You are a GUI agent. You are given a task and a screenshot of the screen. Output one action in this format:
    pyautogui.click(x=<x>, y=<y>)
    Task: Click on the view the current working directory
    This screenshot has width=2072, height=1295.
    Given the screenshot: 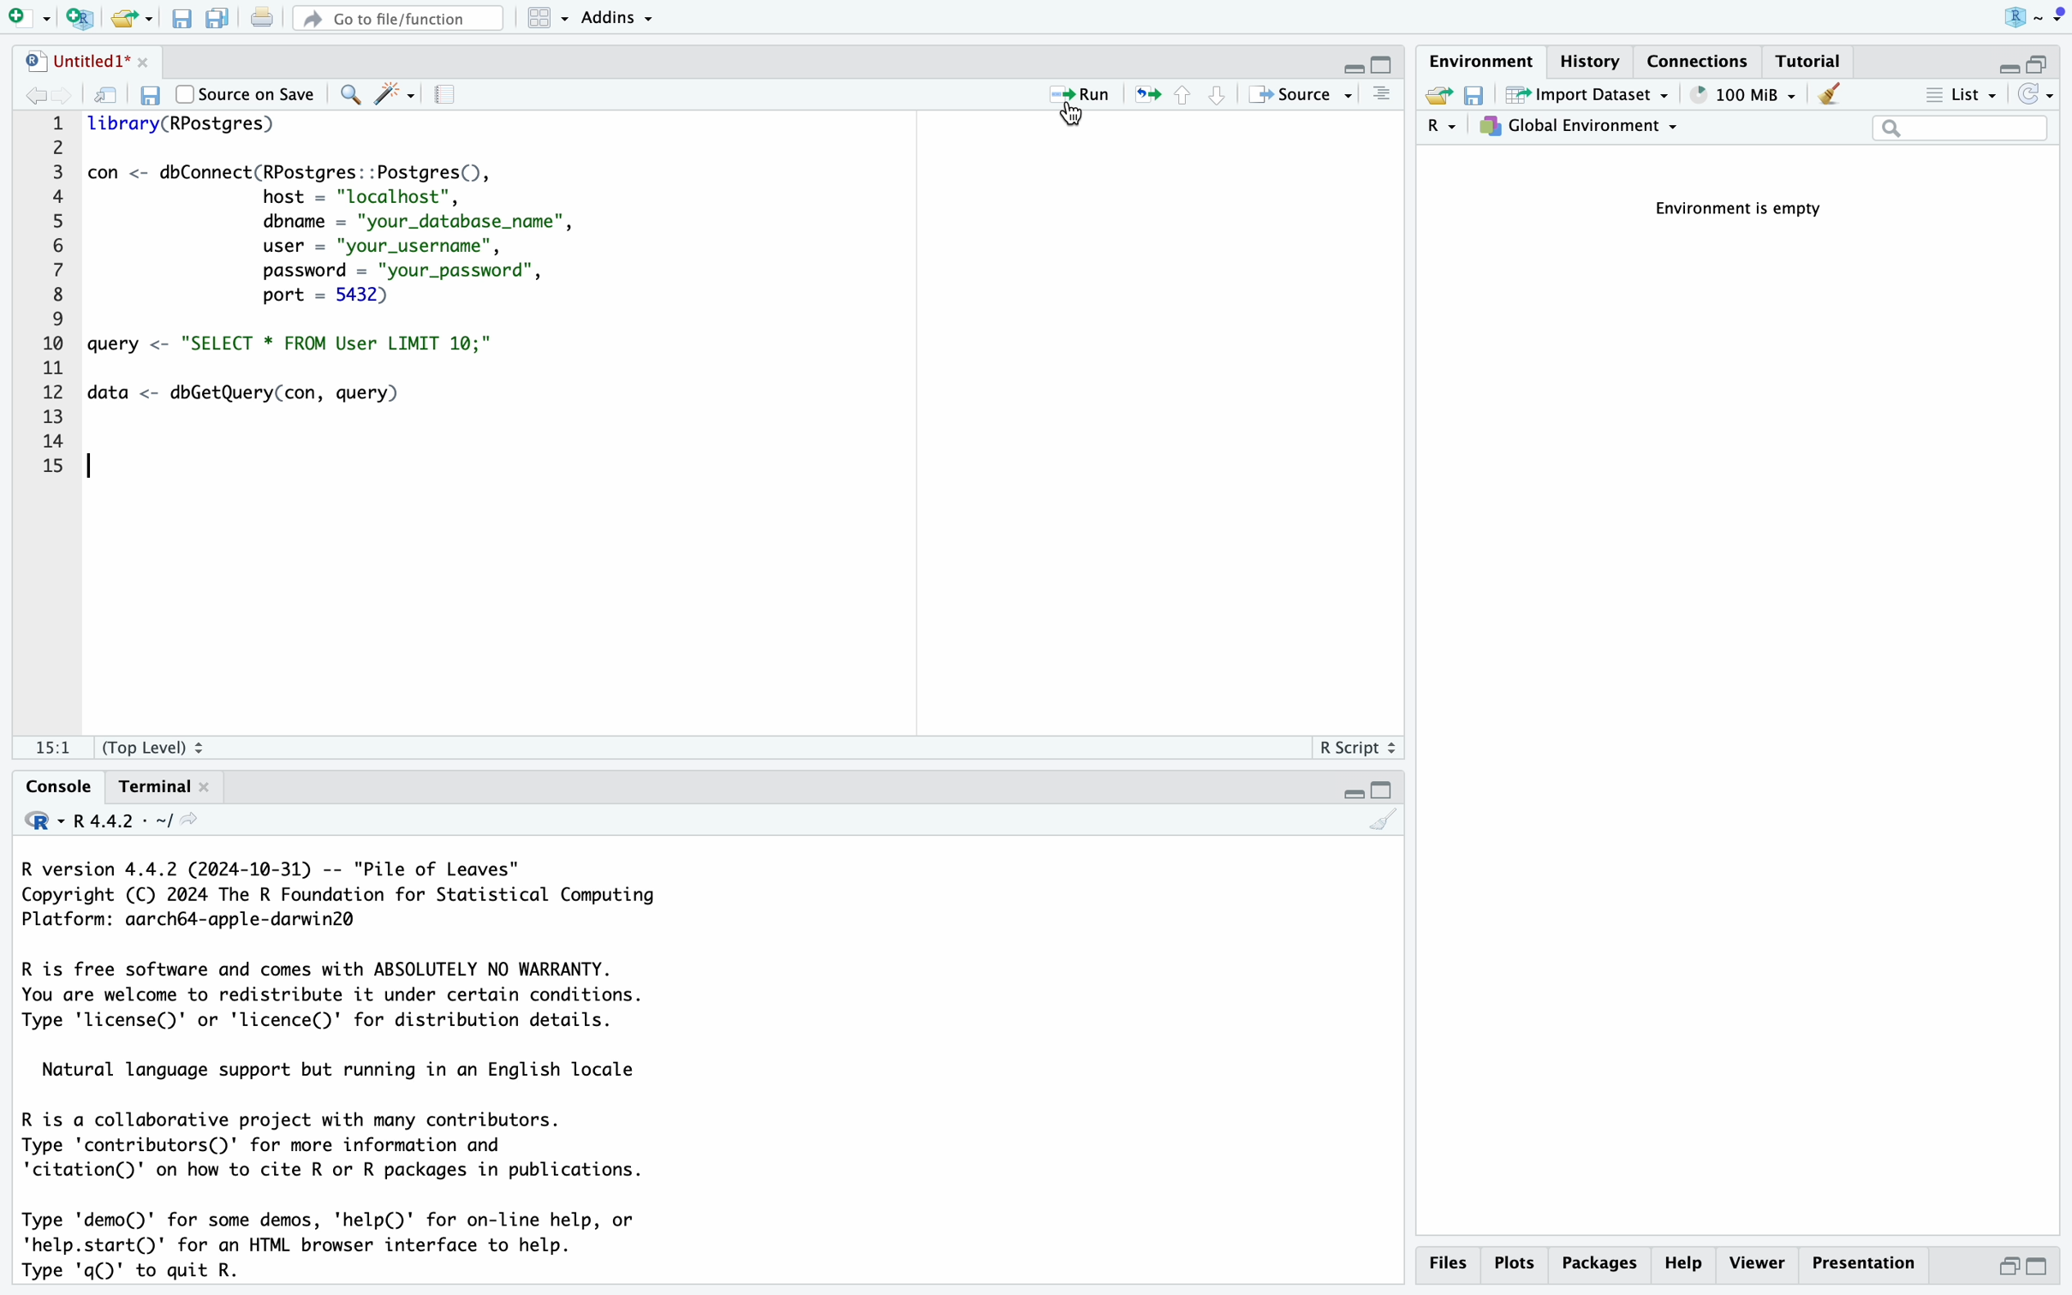 What is the action you would take?
    pyautogui.click(x=211, y=821)
    